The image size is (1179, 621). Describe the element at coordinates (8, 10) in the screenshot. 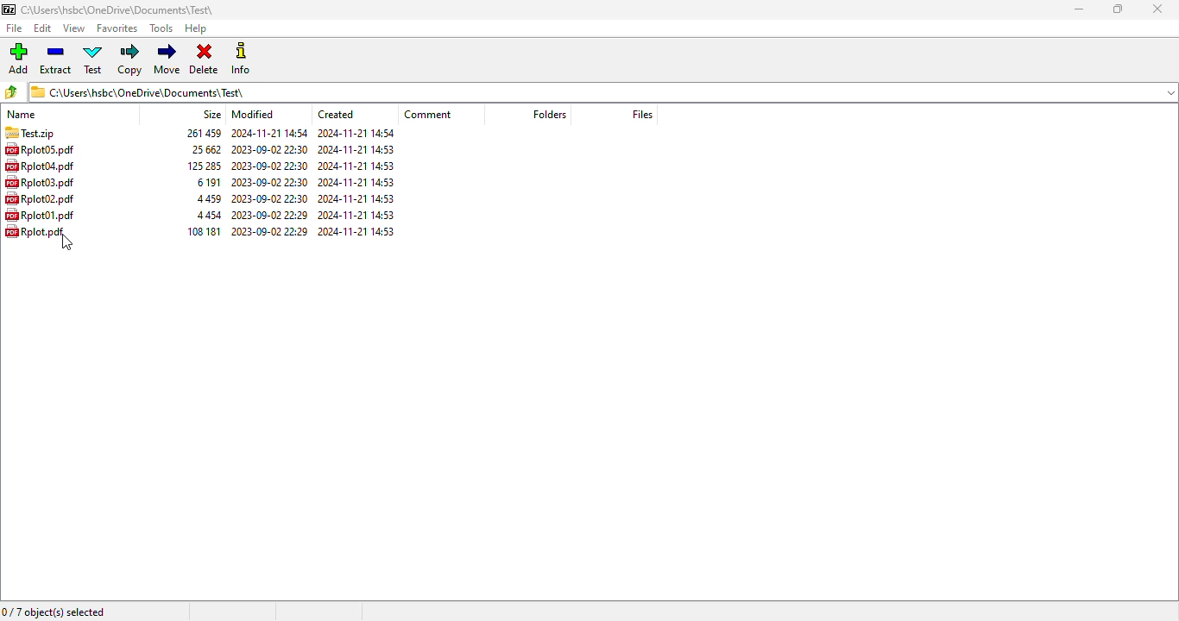

I see `7 ZIP logo` at that location.